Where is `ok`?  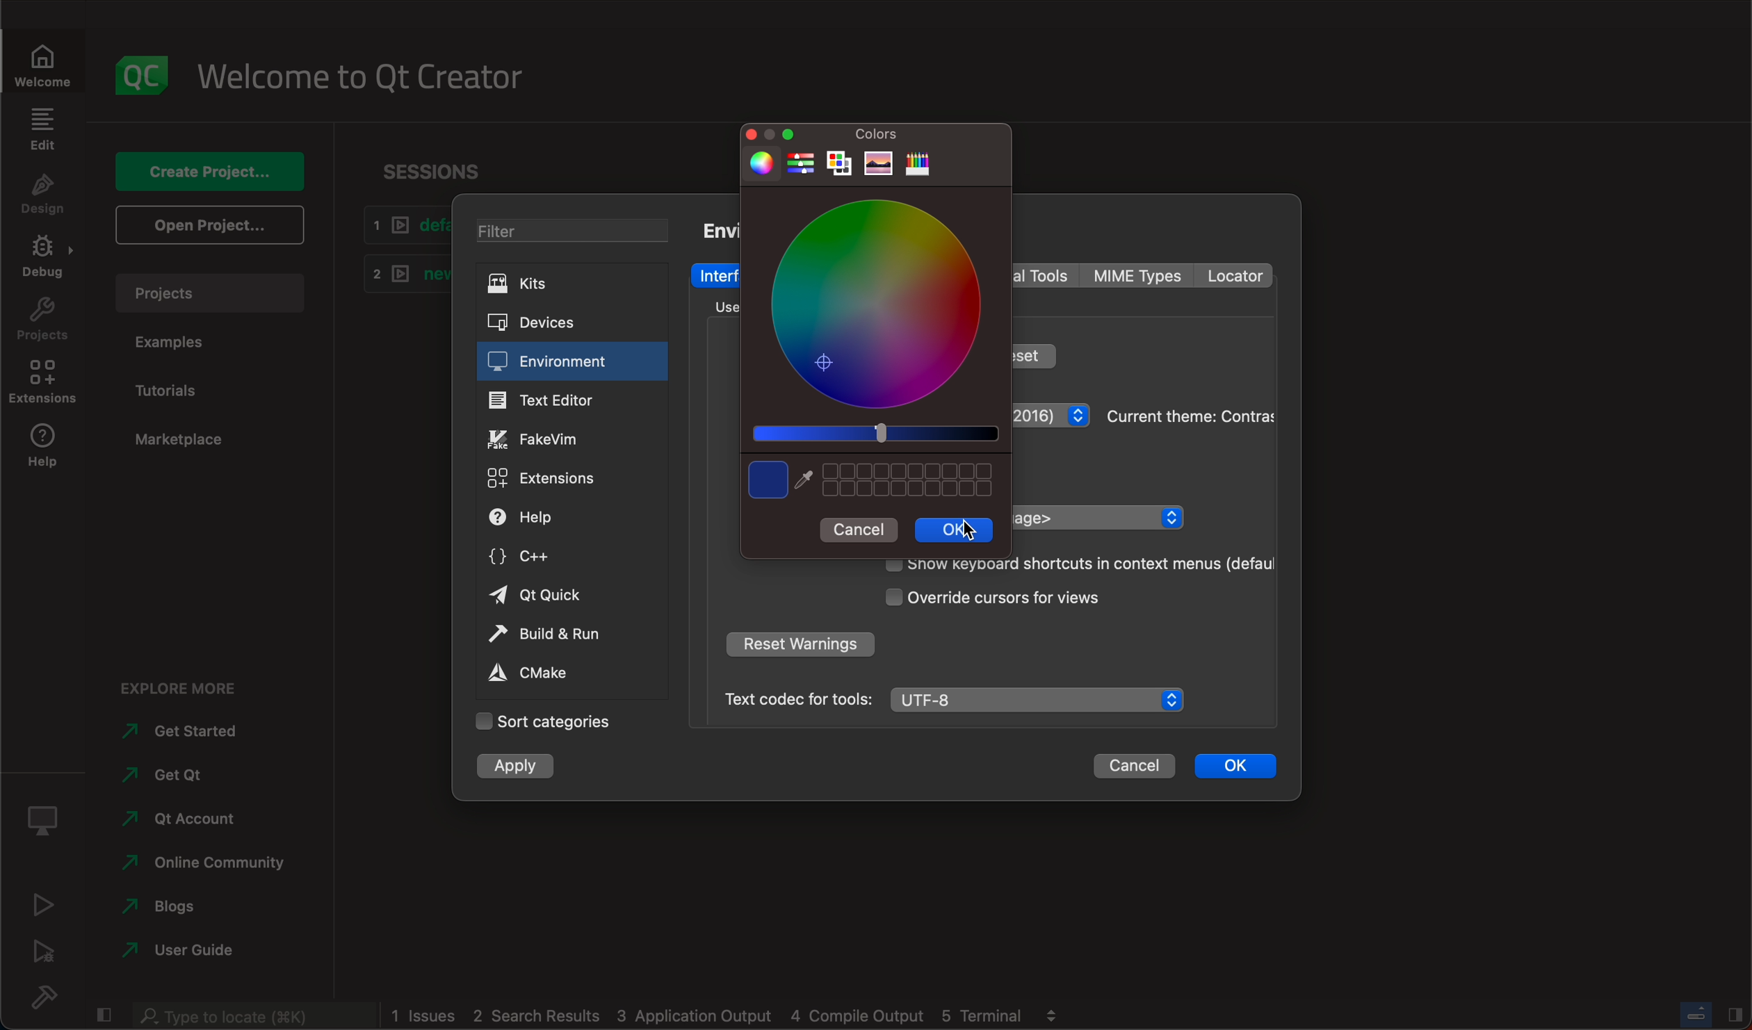
ok is located at coordinates (1236, 763).